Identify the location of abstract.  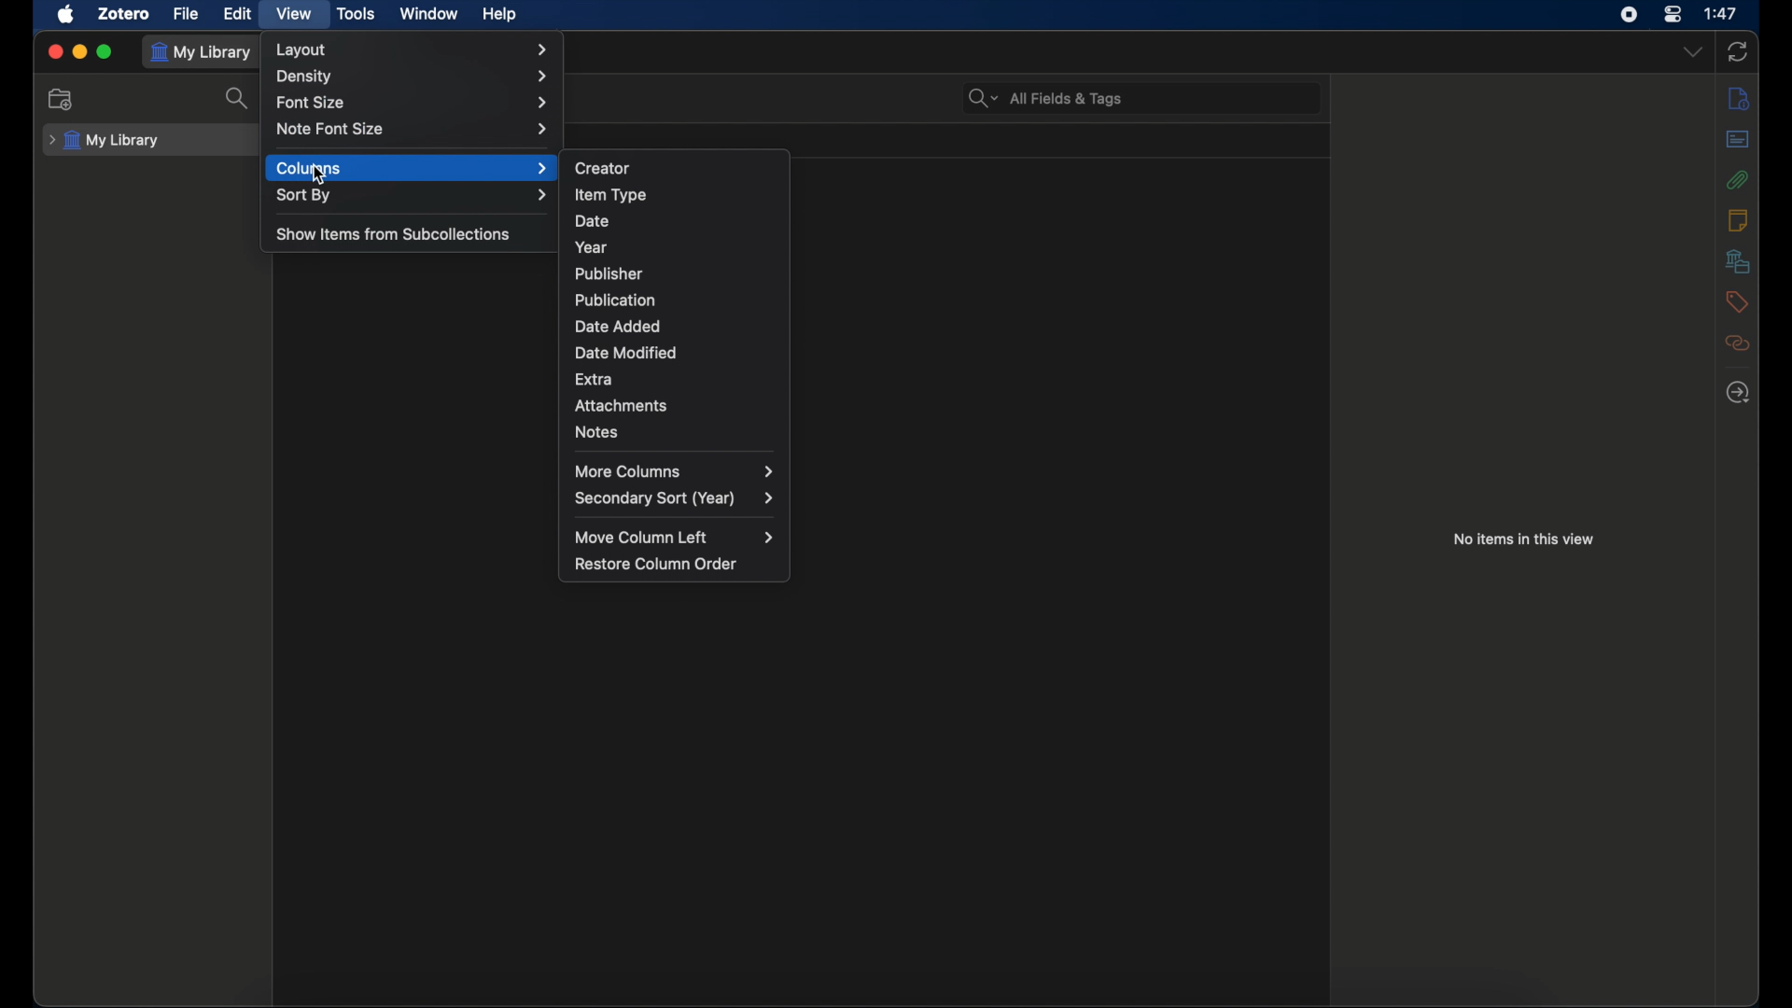
(1736, 139).